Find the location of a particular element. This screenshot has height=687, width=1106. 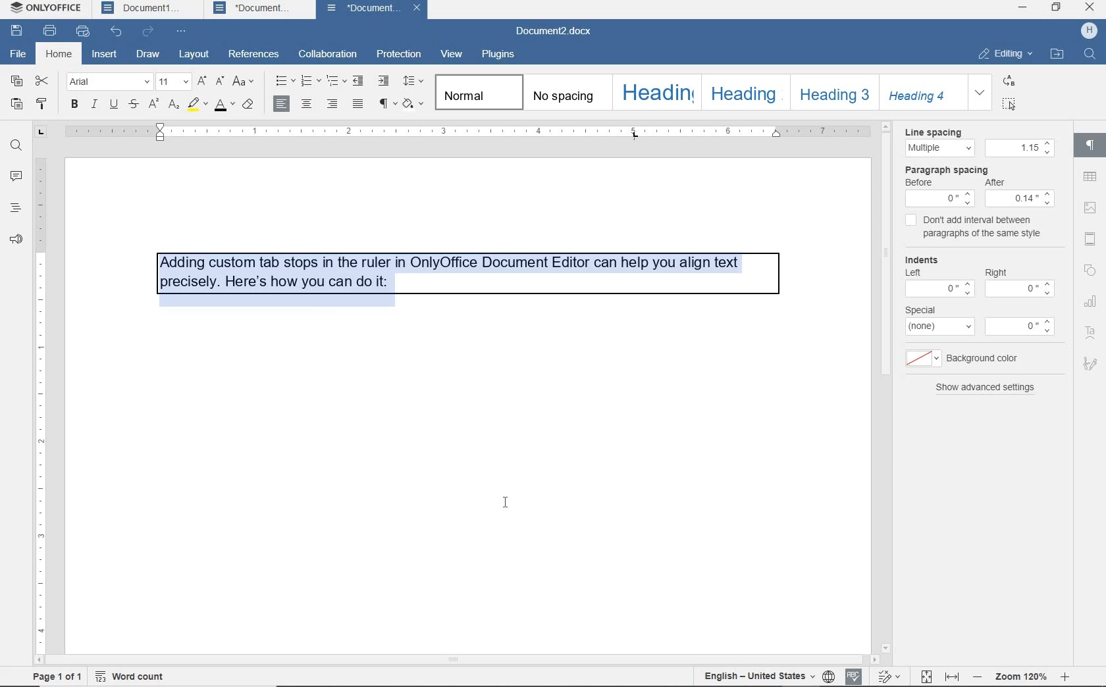

numbering is located at coordinates (309, 82).